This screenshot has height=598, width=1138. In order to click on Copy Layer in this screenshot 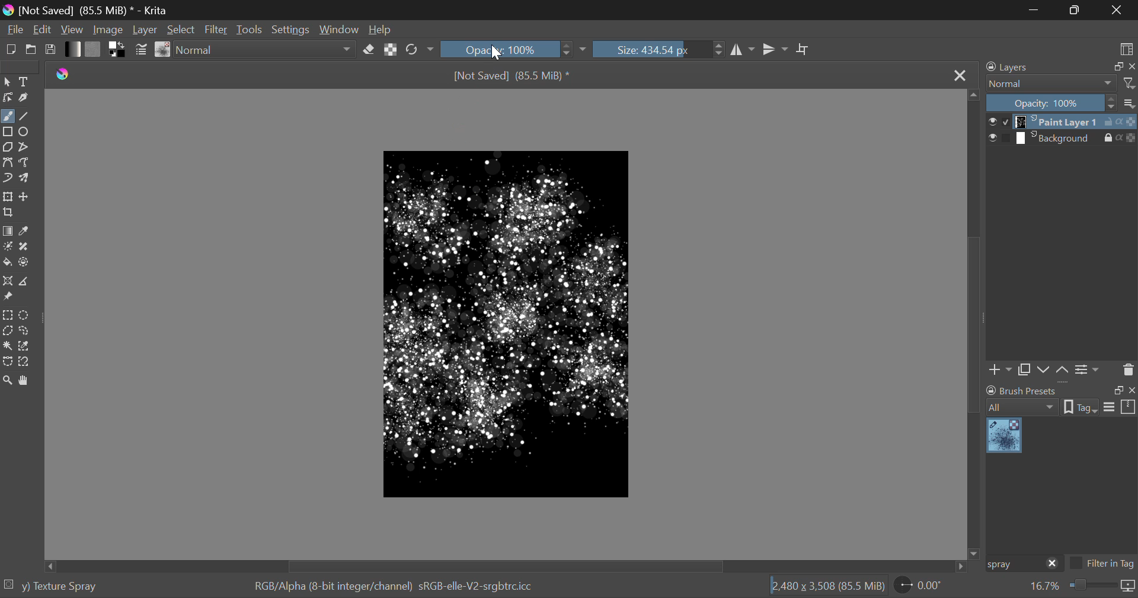, I will do `click(1024, 371)`.